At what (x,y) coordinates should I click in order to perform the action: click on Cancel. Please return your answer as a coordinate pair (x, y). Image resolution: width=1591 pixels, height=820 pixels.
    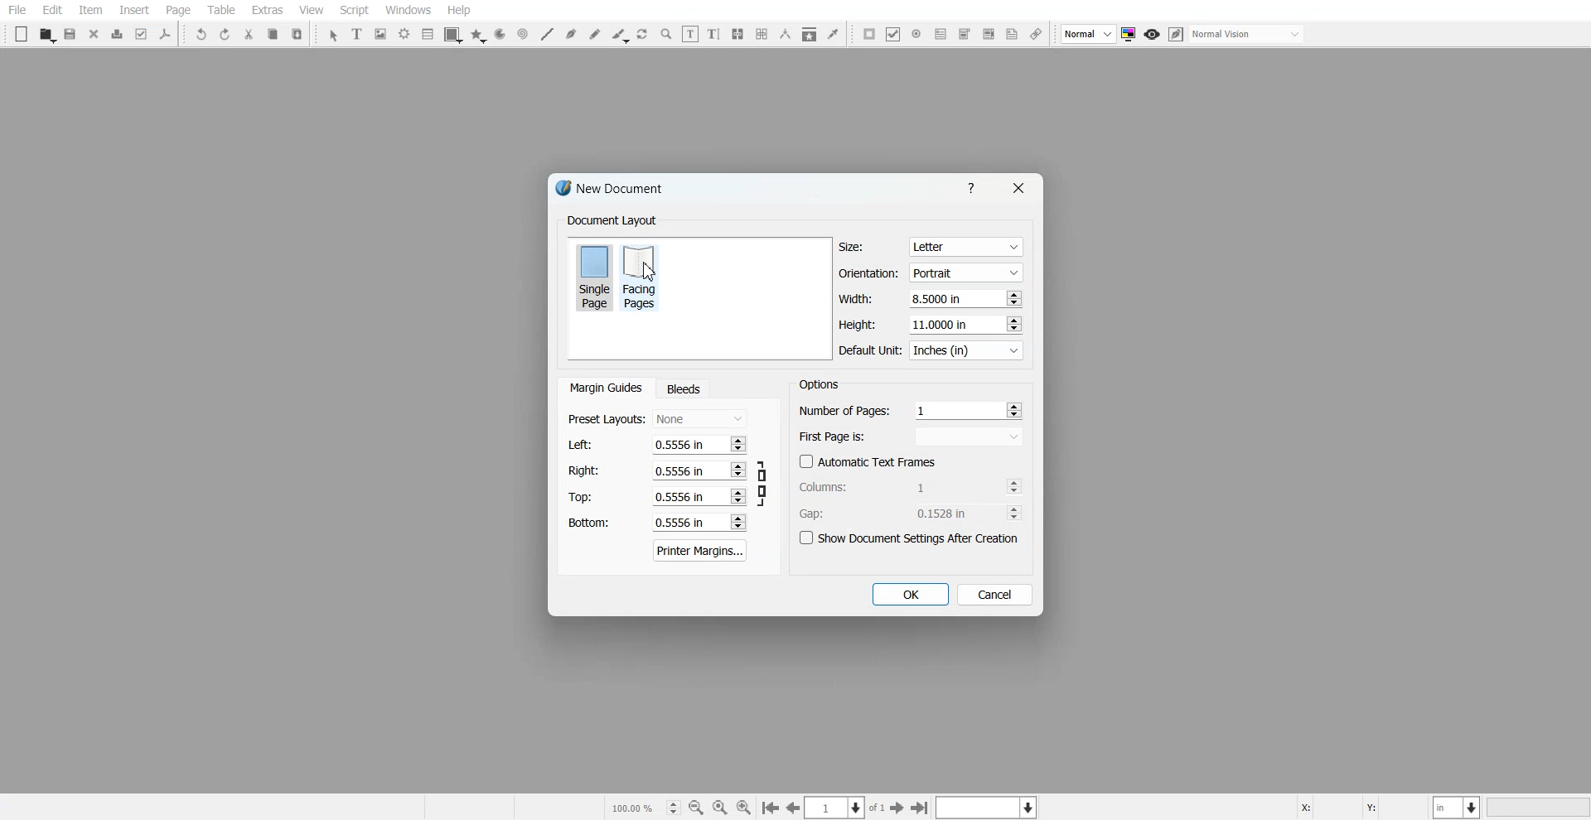
    Looking at the image, I should click on (995, 594).